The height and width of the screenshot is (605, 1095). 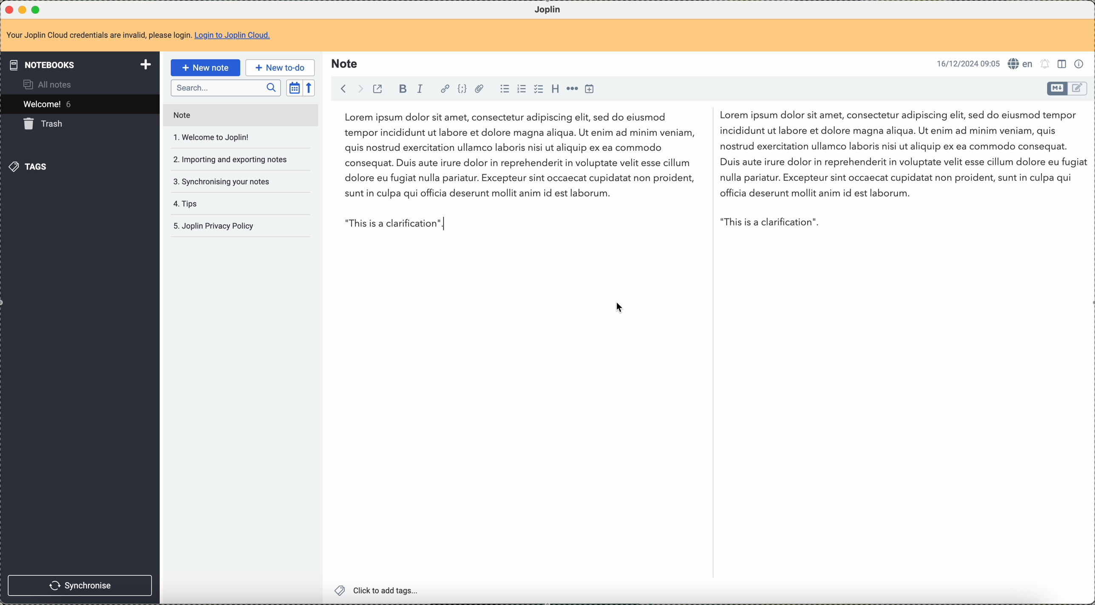 What do you see at coordinates (358, 89) in the screenshot?
I see `foward` at bounding box center [358, 89].